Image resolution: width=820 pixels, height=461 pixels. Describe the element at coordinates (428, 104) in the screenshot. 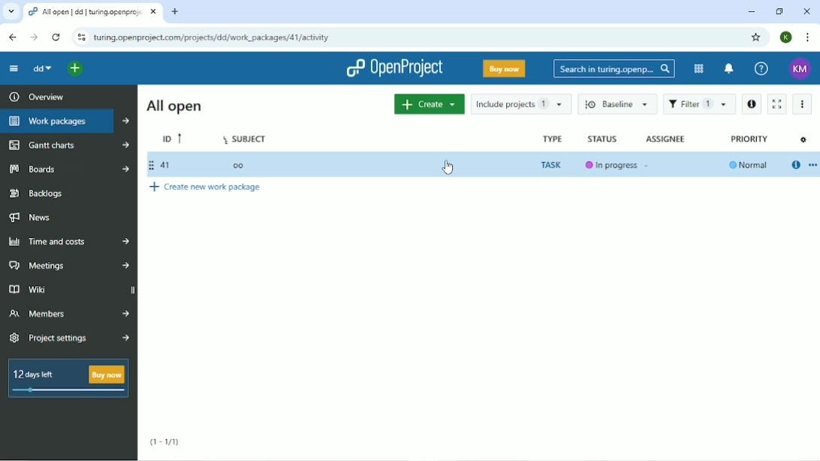

I see `Create` at that location.